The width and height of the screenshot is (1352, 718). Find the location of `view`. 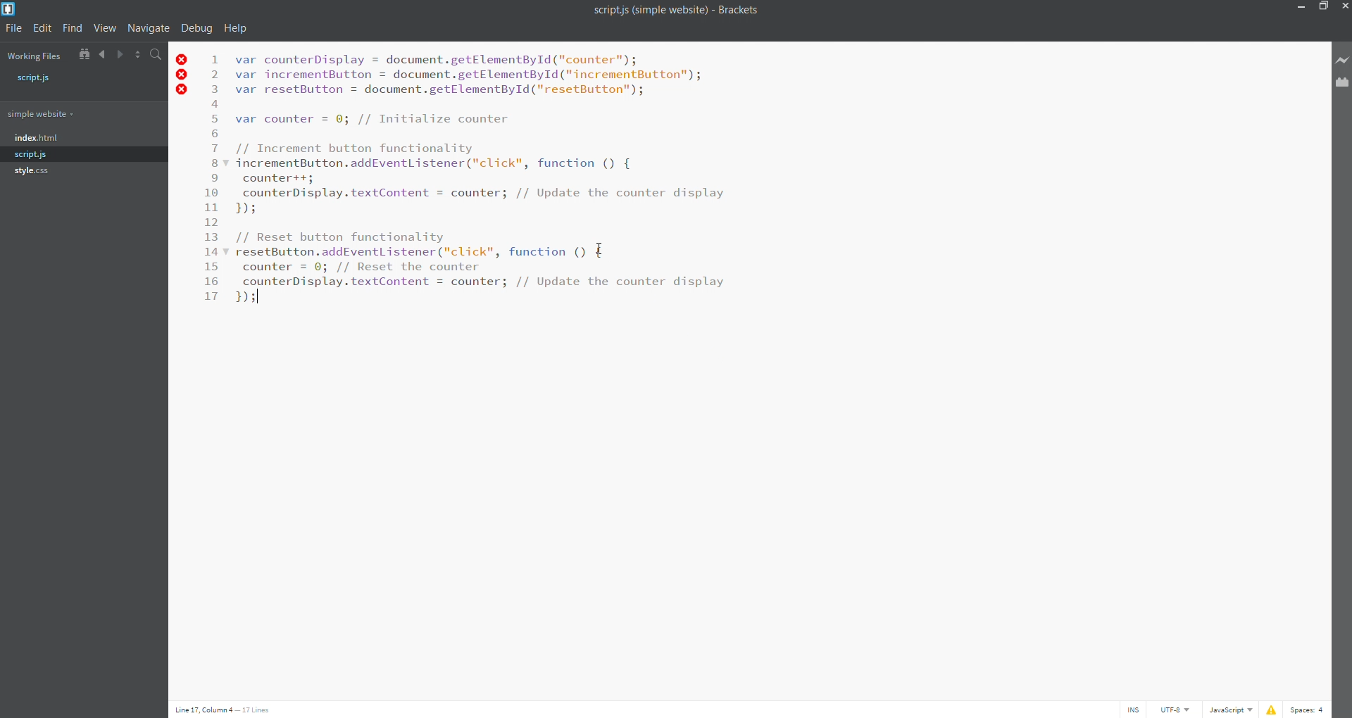

view is located at coordinates (104, 28).